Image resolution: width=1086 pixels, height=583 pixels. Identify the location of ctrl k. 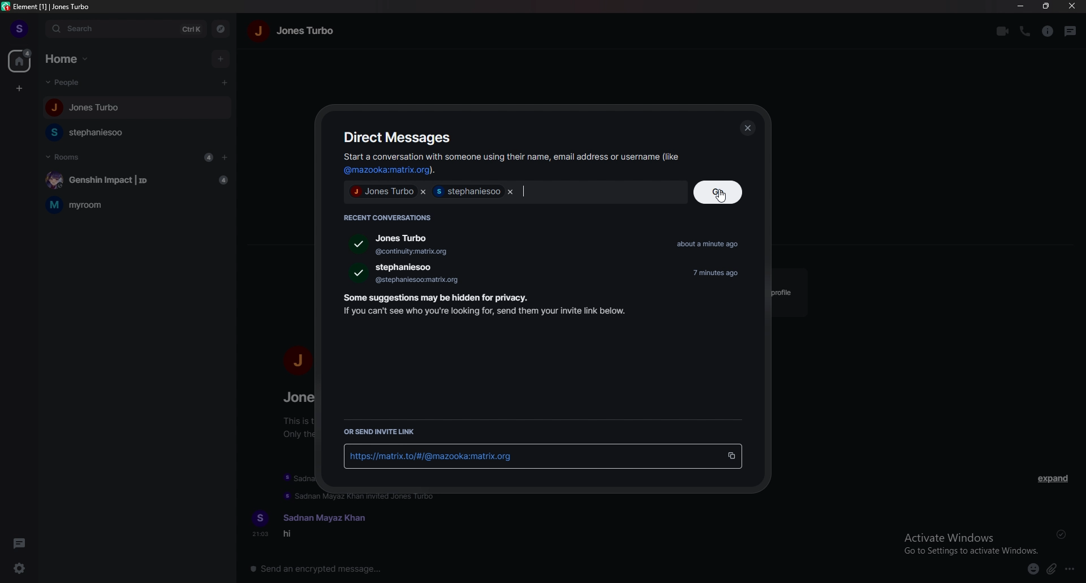
(192, 31).